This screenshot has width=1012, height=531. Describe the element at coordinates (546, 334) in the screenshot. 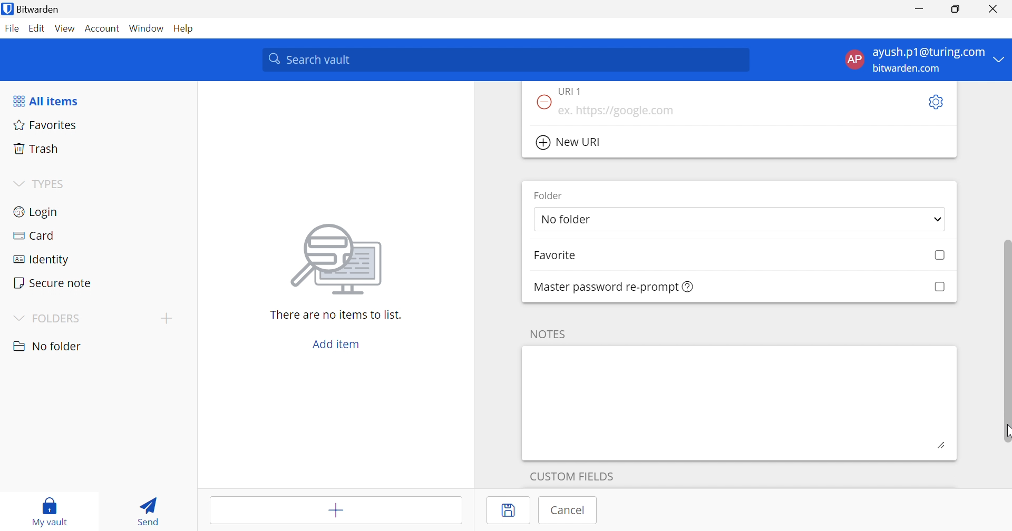

I see `NOTES` at that location.